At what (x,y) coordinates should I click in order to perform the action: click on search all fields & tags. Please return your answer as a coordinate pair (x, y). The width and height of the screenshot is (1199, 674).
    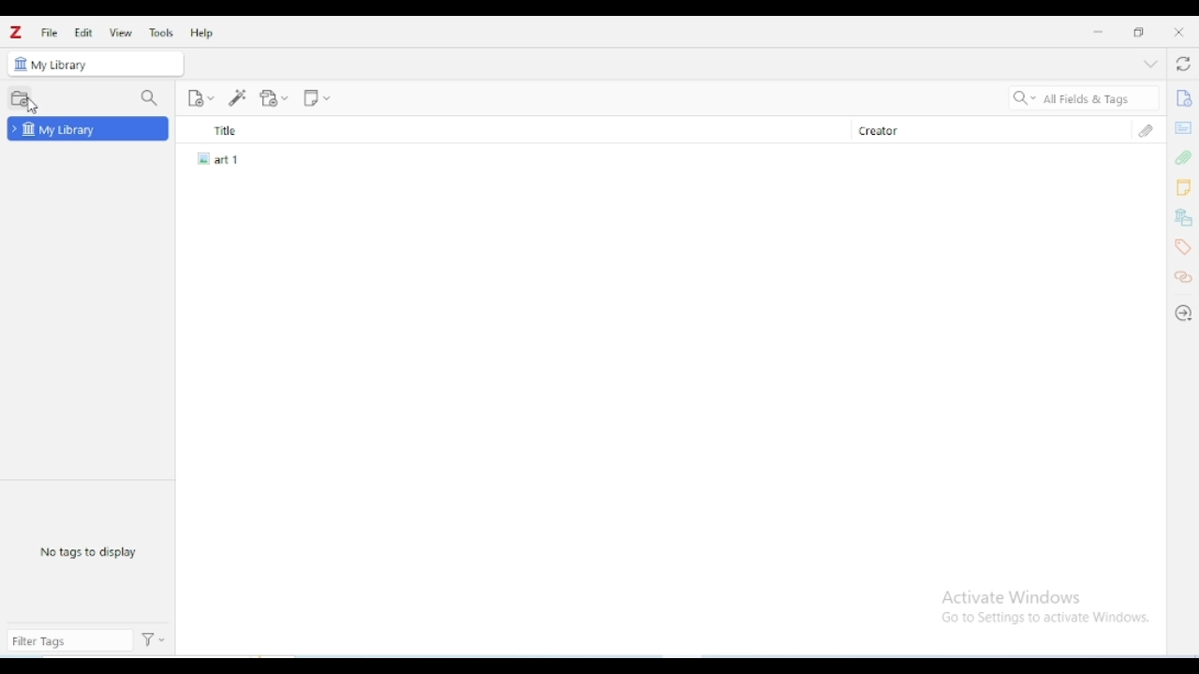
    Looking at the image, I should click on (1081, 99).